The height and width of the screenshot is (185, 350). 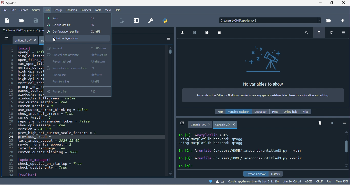 I want to click on title, so click(x=12, y=3).